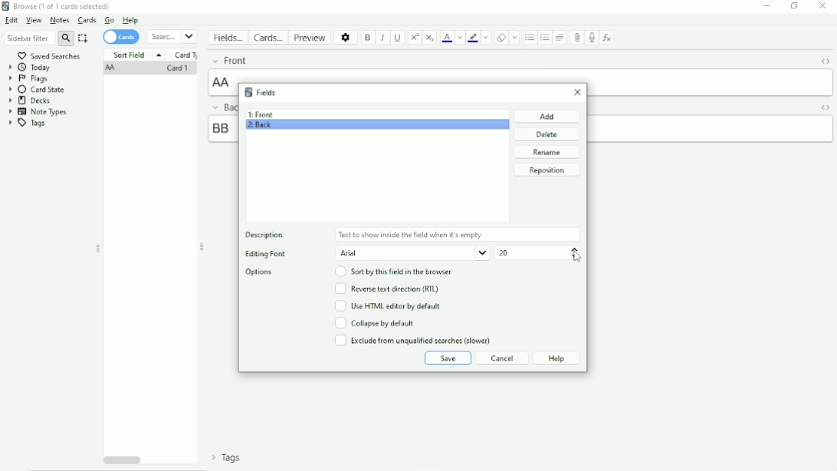 This screenshot has width=837, height=471. What do you see at coordinates (136, 54) in the screenshot?
I see `Sort Field` at bounding box center [136, 54].